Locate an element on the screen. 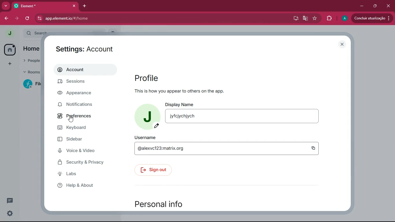 This screenshot has height=222, width=395. close is located at coordinates (74, 5).